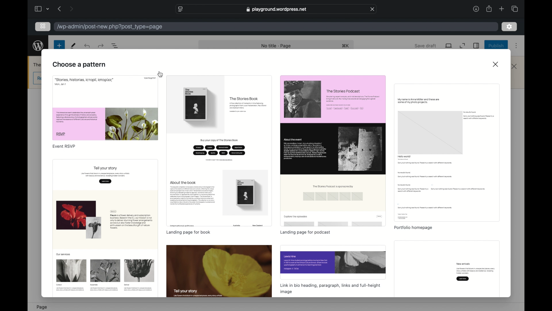  I want to click on wordpress, so click(38, 46).